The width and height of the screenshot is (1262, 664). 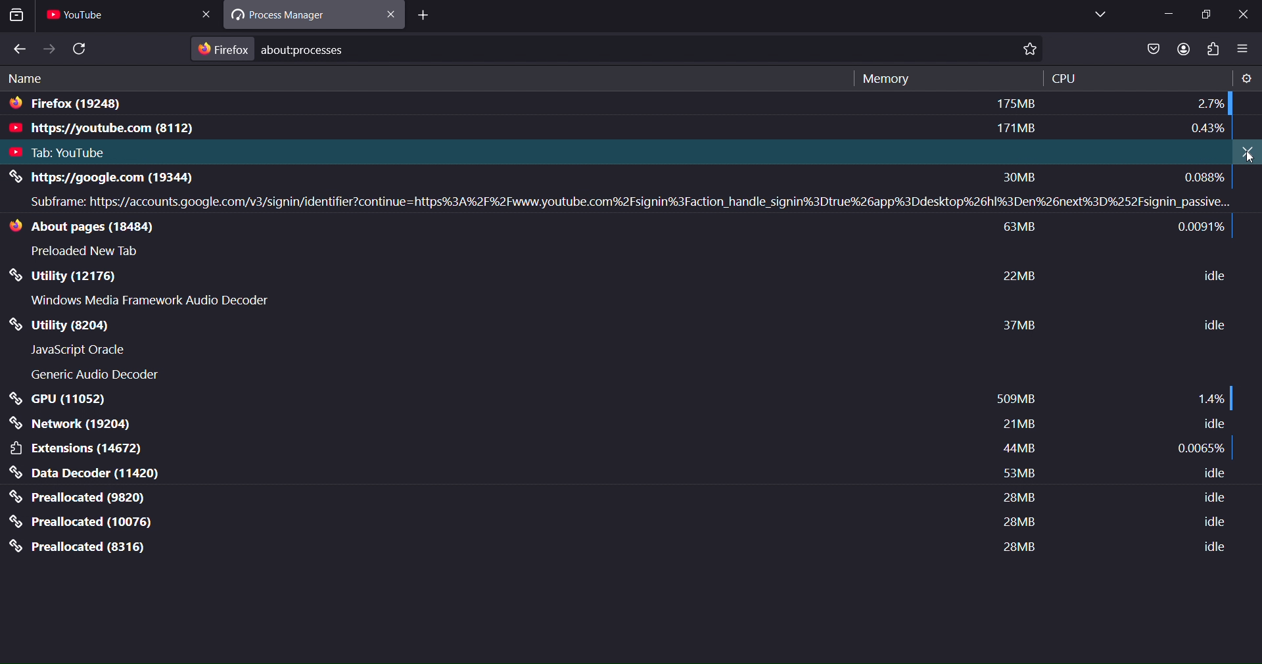 I want to click on GPU, so click(x=62, y=399).